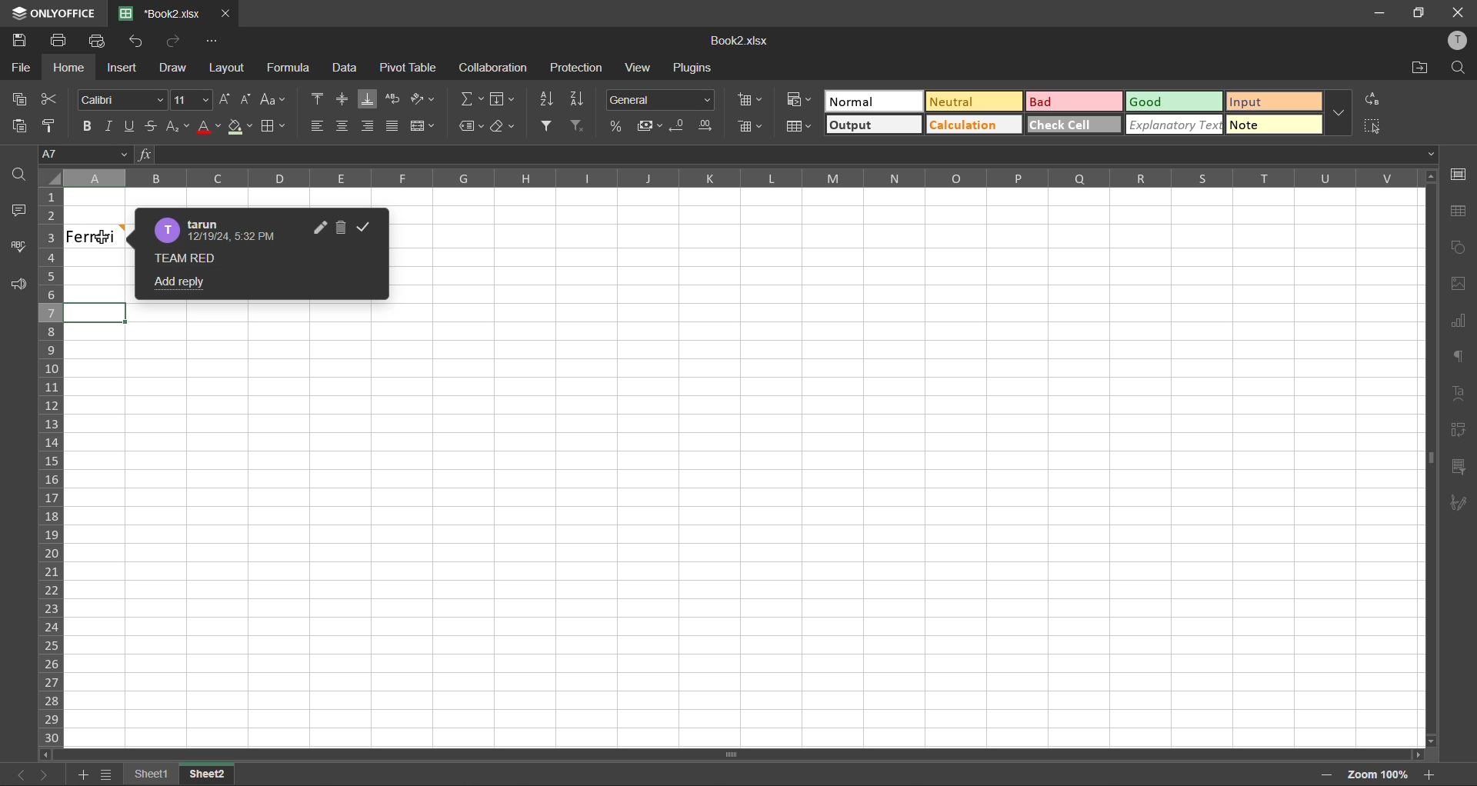 The image size is (1477, 786). I want to click on Book2.xlsx, so click(162, 14).